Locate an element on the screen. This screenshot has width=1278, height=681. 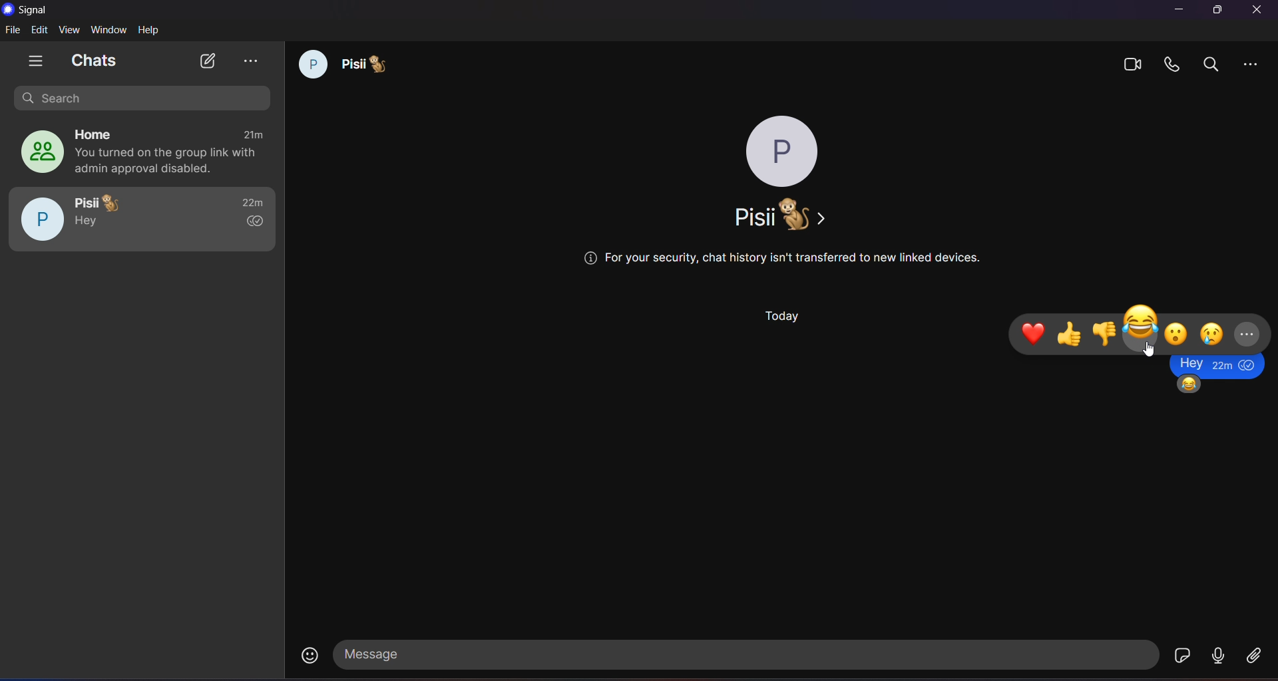
search is located at coordinates (138, 98).